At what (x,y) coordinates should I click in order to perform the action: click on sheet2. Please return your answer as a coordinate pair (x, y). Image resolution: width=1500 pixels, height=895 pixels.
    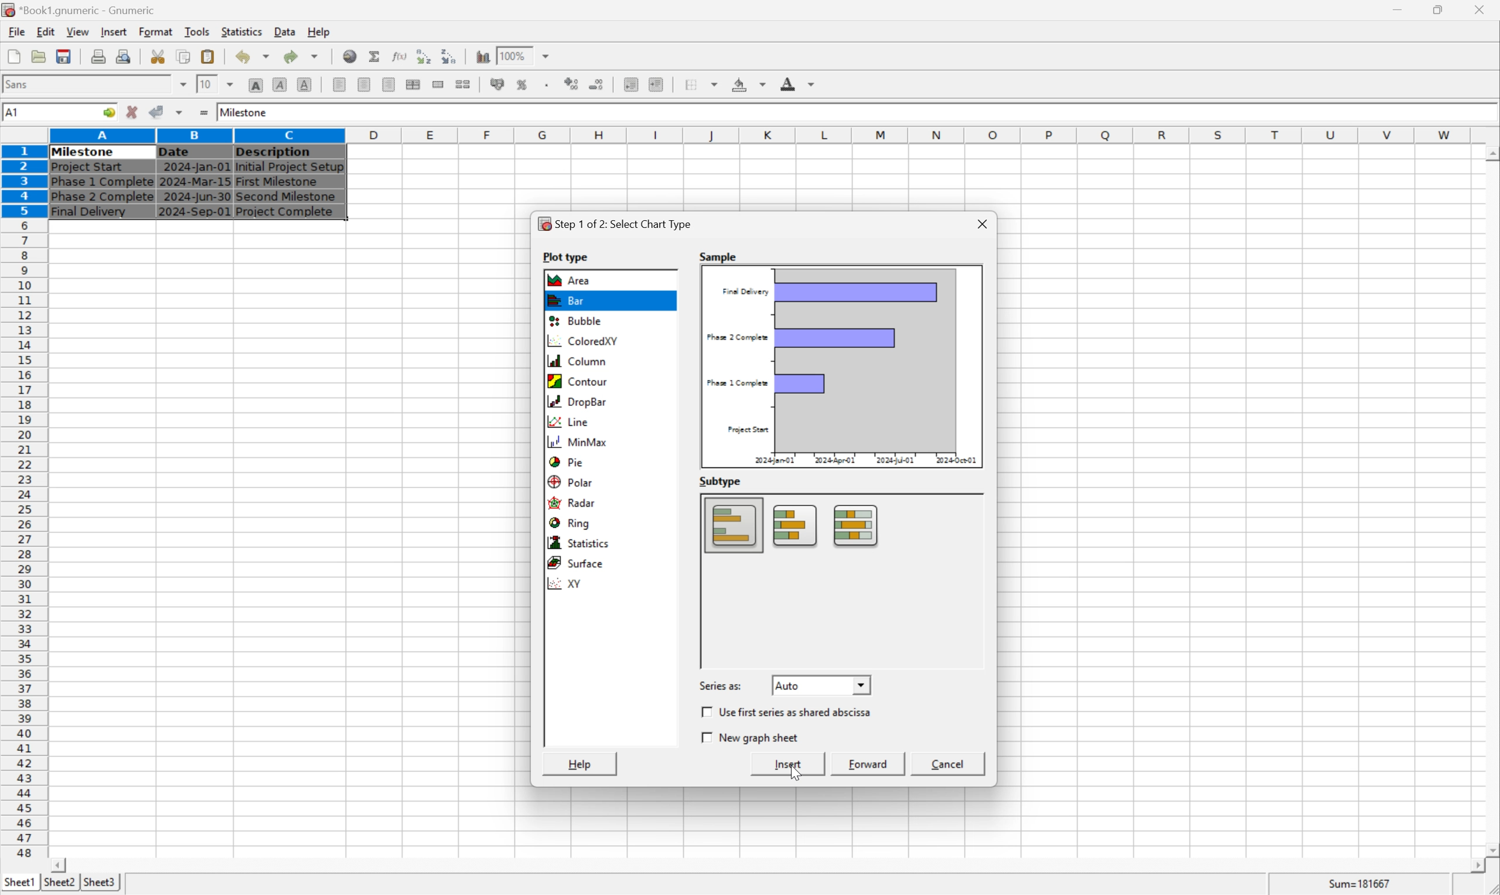
    Looking at the image, I should click on (56, 885).